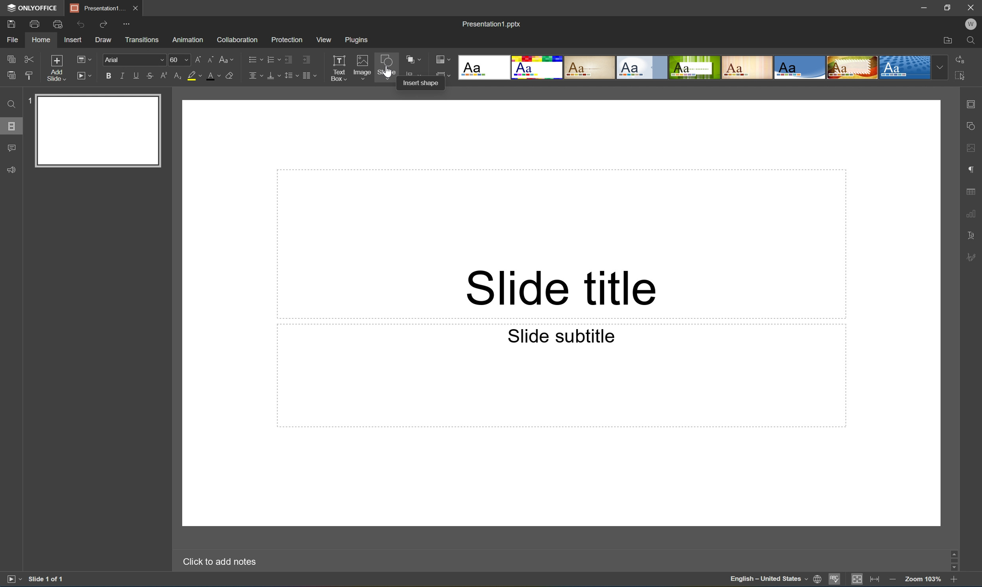 This screenshot has height=587, width=982. Describe the element at coordinates (74, 40) in the screenshot. I see `Insert` at that location.